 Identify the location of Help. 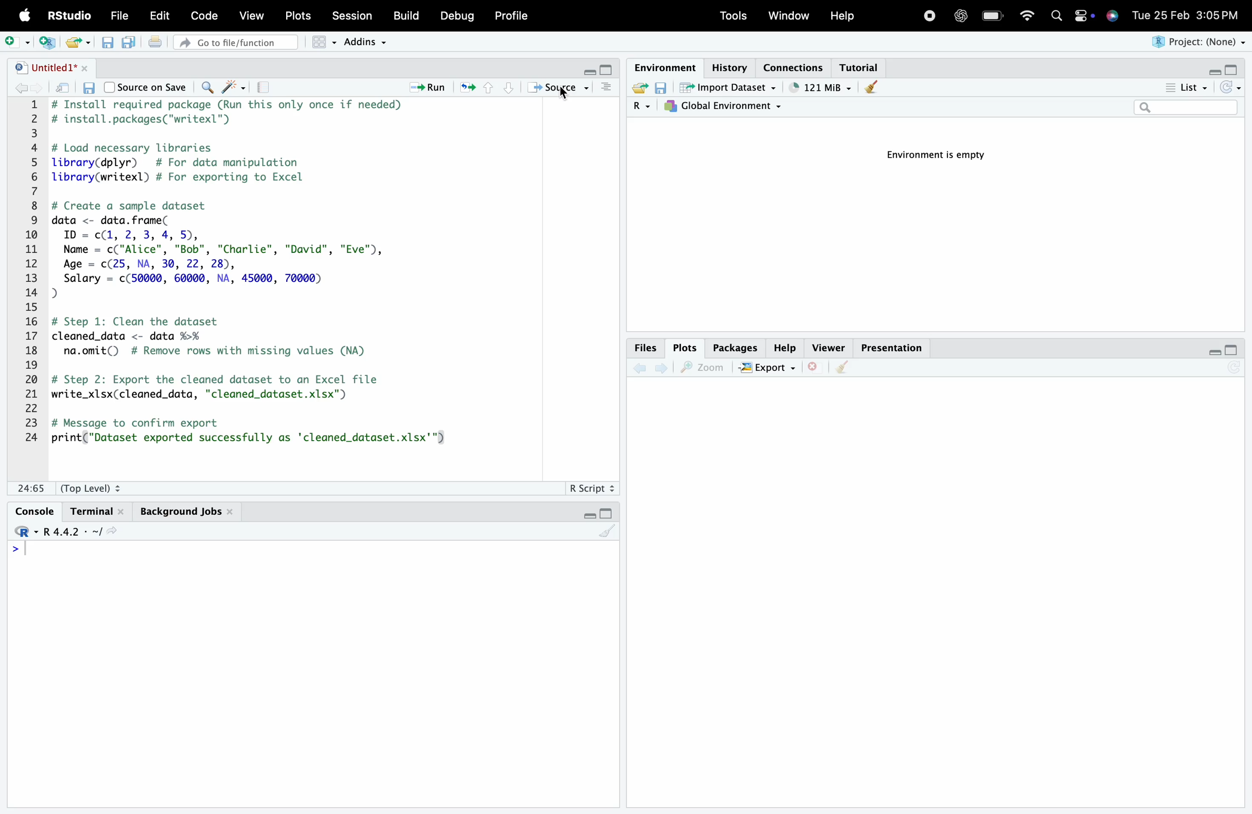
(787, 348).